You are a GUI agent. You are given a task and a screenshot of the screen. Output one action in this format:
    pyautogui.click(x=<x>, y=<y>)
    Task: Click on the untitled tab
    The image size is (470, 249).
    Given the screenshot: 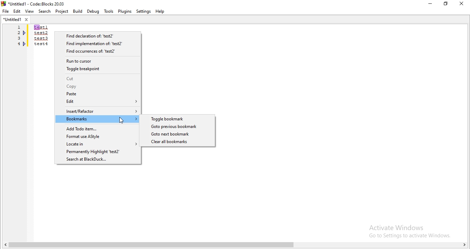 What is the action you would take?
    pyautogui.click(x=15, y=20)
    